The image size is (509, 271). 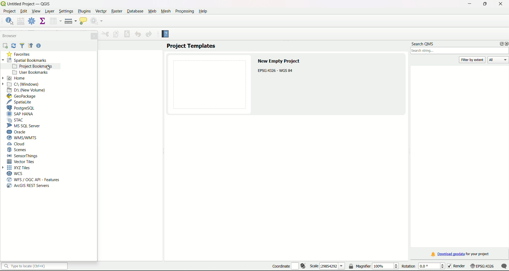 What do you see at coordinates (17, 78) in the screenshot?
I see `Home` at bounding box center [17, 78].